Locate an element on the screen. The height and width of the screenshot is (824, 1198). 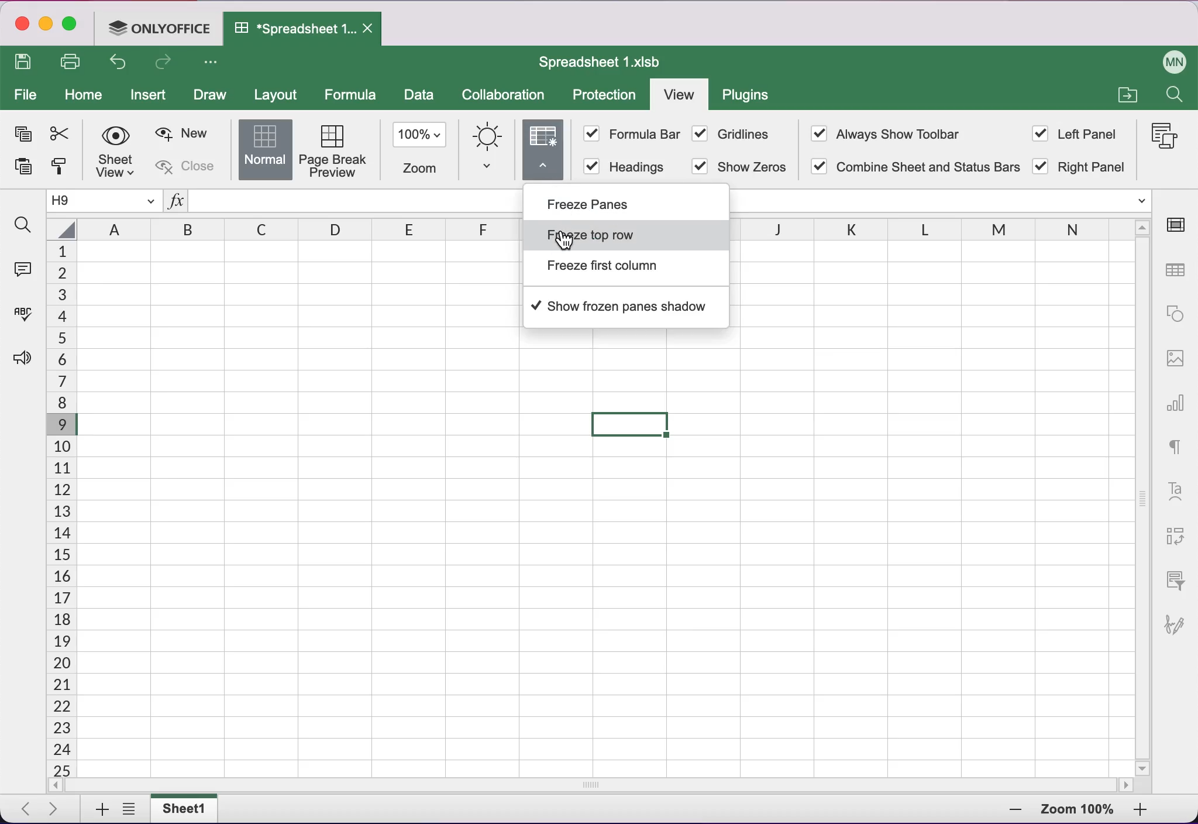
minimize is located at coordinates (46, 23).